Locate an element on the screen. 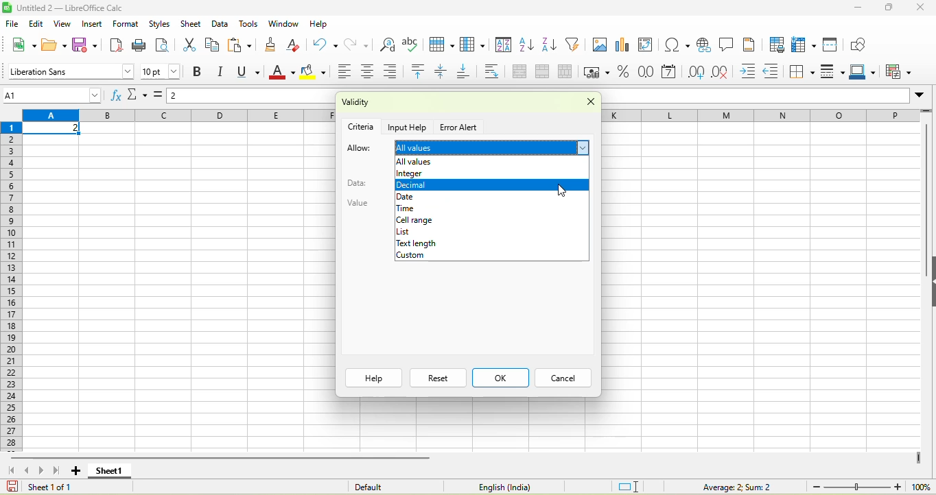  custom is located at coordinates (490, 256).